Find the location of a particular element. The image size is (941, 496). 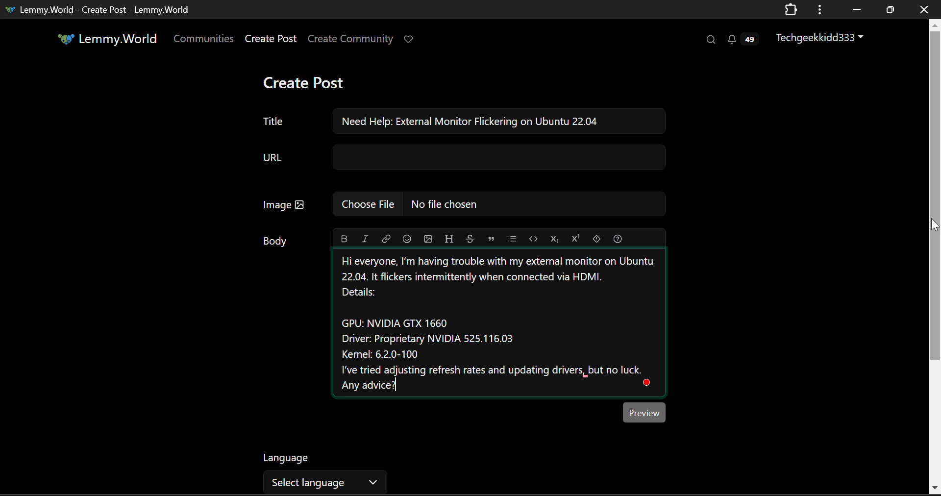

Donate to Lemmy is located at coordinates (409, 40).